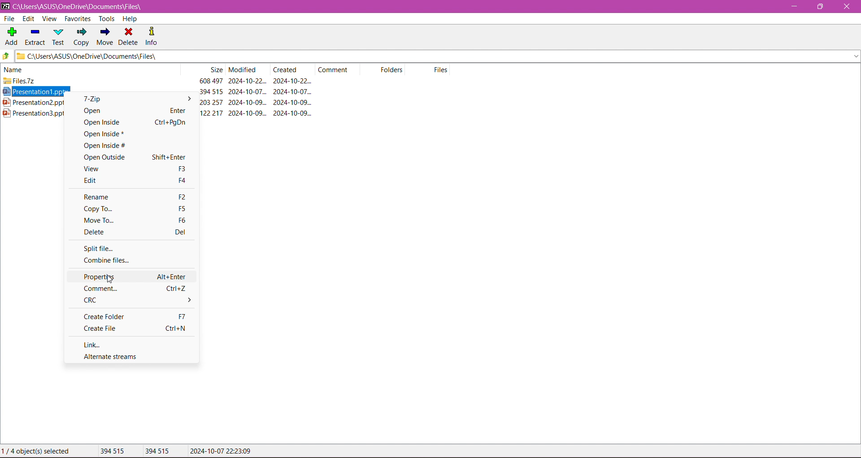 This screenshot has height=458, width=861. Describe the element at coordinates (135, 220) in the screenshot. I see `Move To` at that location.